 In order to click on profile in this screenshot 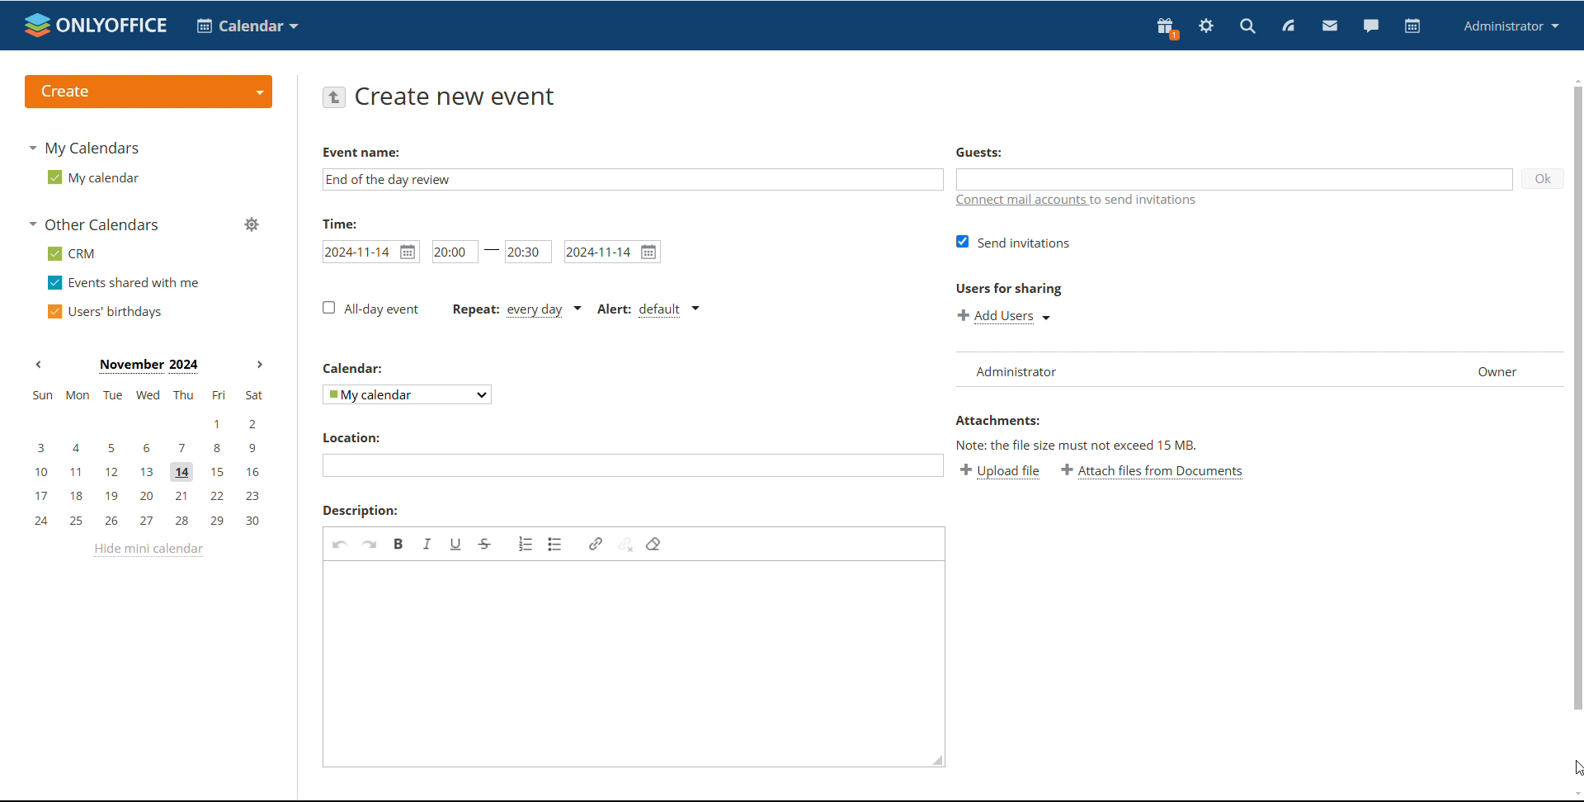, I will do `click(1511, 26)`.